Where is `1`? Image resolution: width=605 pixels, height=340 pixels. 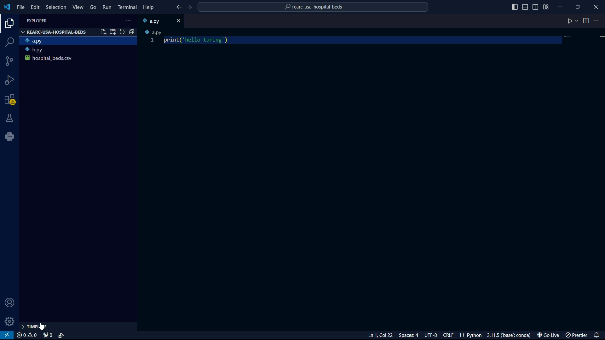
1 is located at coordinates (153, 41).